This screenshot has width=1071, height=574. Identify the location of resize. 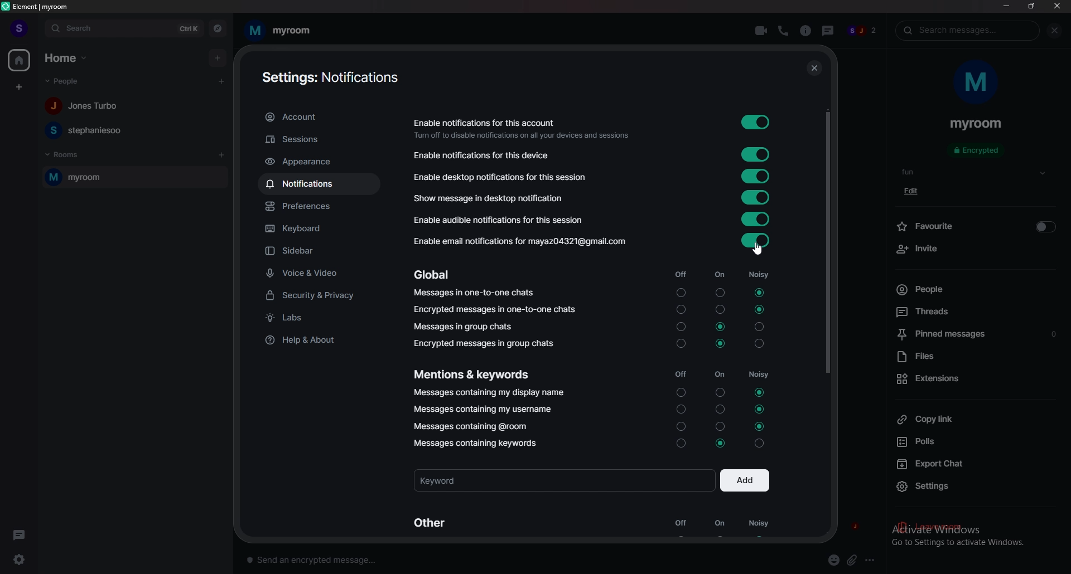
(1031, 6).